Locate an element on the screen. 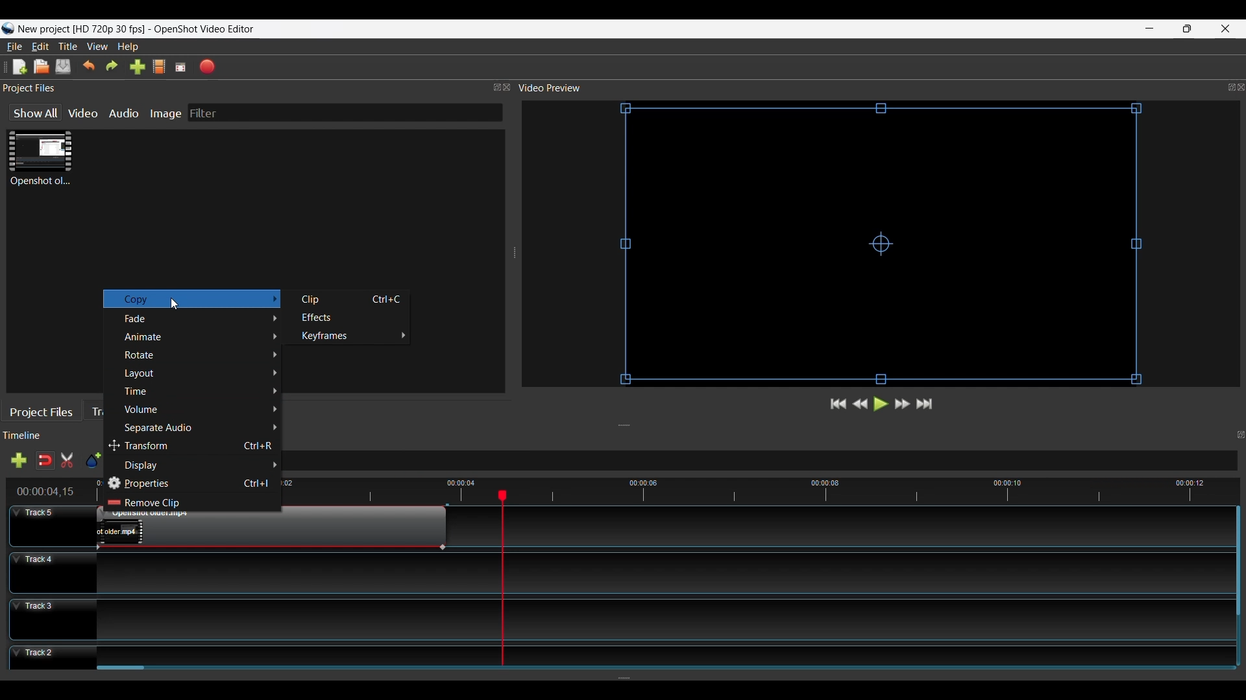 This screenshot has height=700, width=1246. Restore is located at coordinates (1185, 29).